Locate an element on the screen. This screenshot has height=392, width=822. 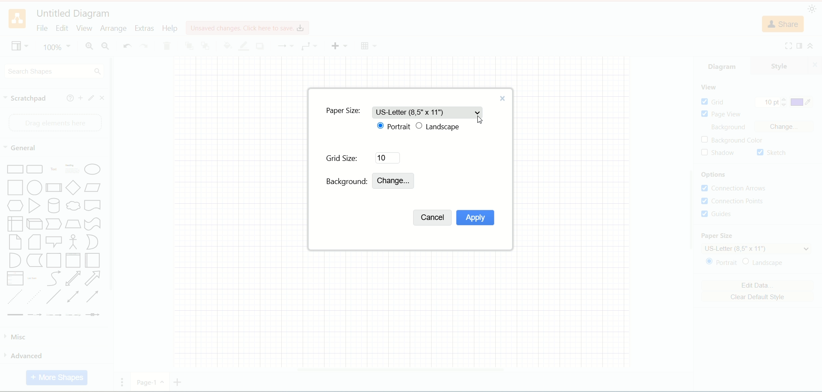
Data Storage is located at coordinates (34, 261).